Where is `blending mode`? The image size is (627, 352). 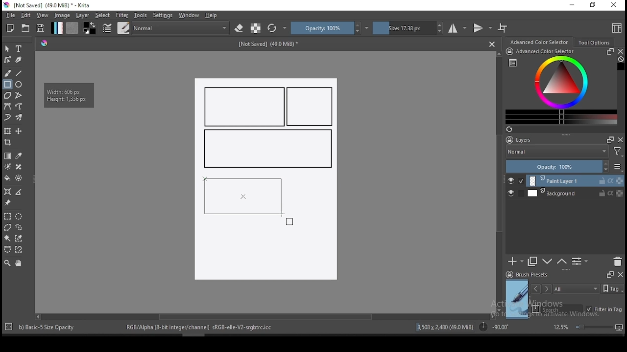
blending mode is located at coordinates (556, 153).